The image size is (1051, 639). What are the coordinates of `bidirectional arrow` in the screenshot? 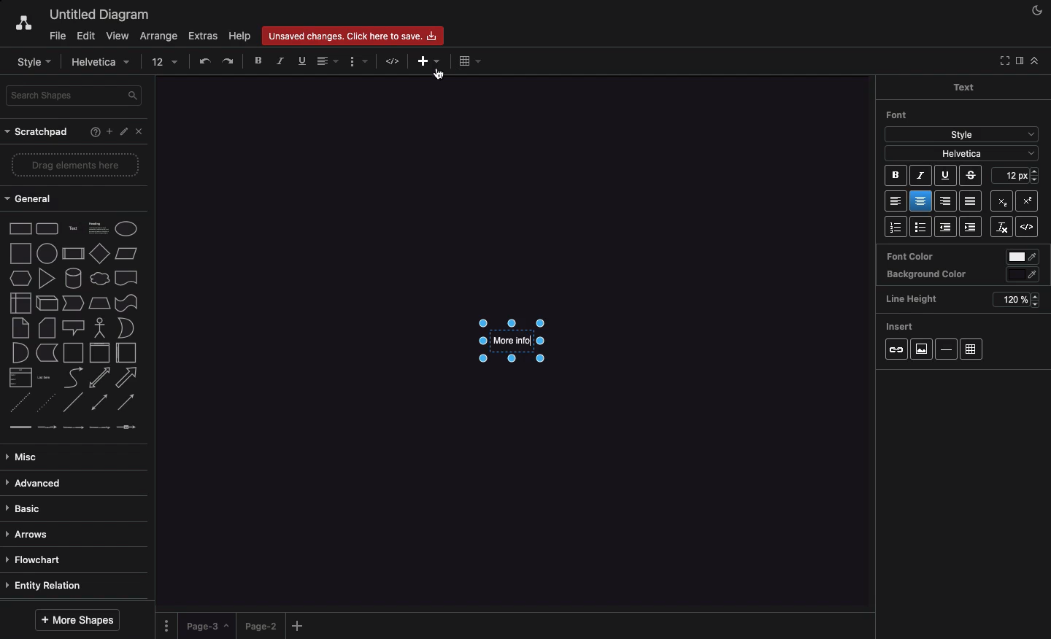 It's located at (99, 378).